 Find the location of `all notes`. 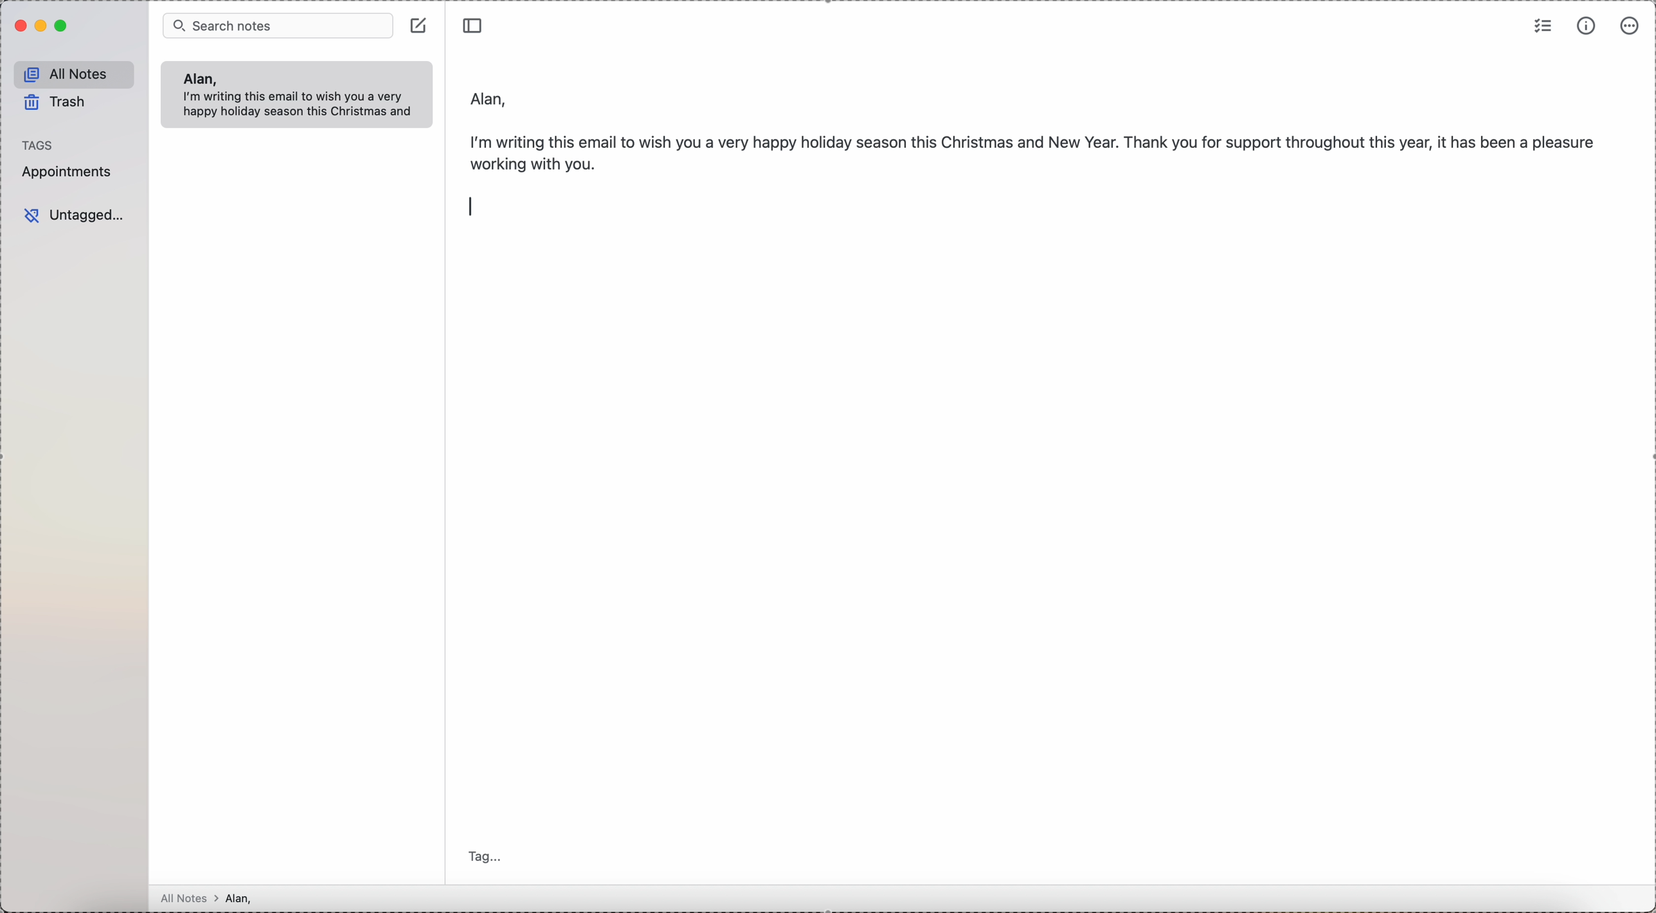

all notes is located at coordinates (75, 75).